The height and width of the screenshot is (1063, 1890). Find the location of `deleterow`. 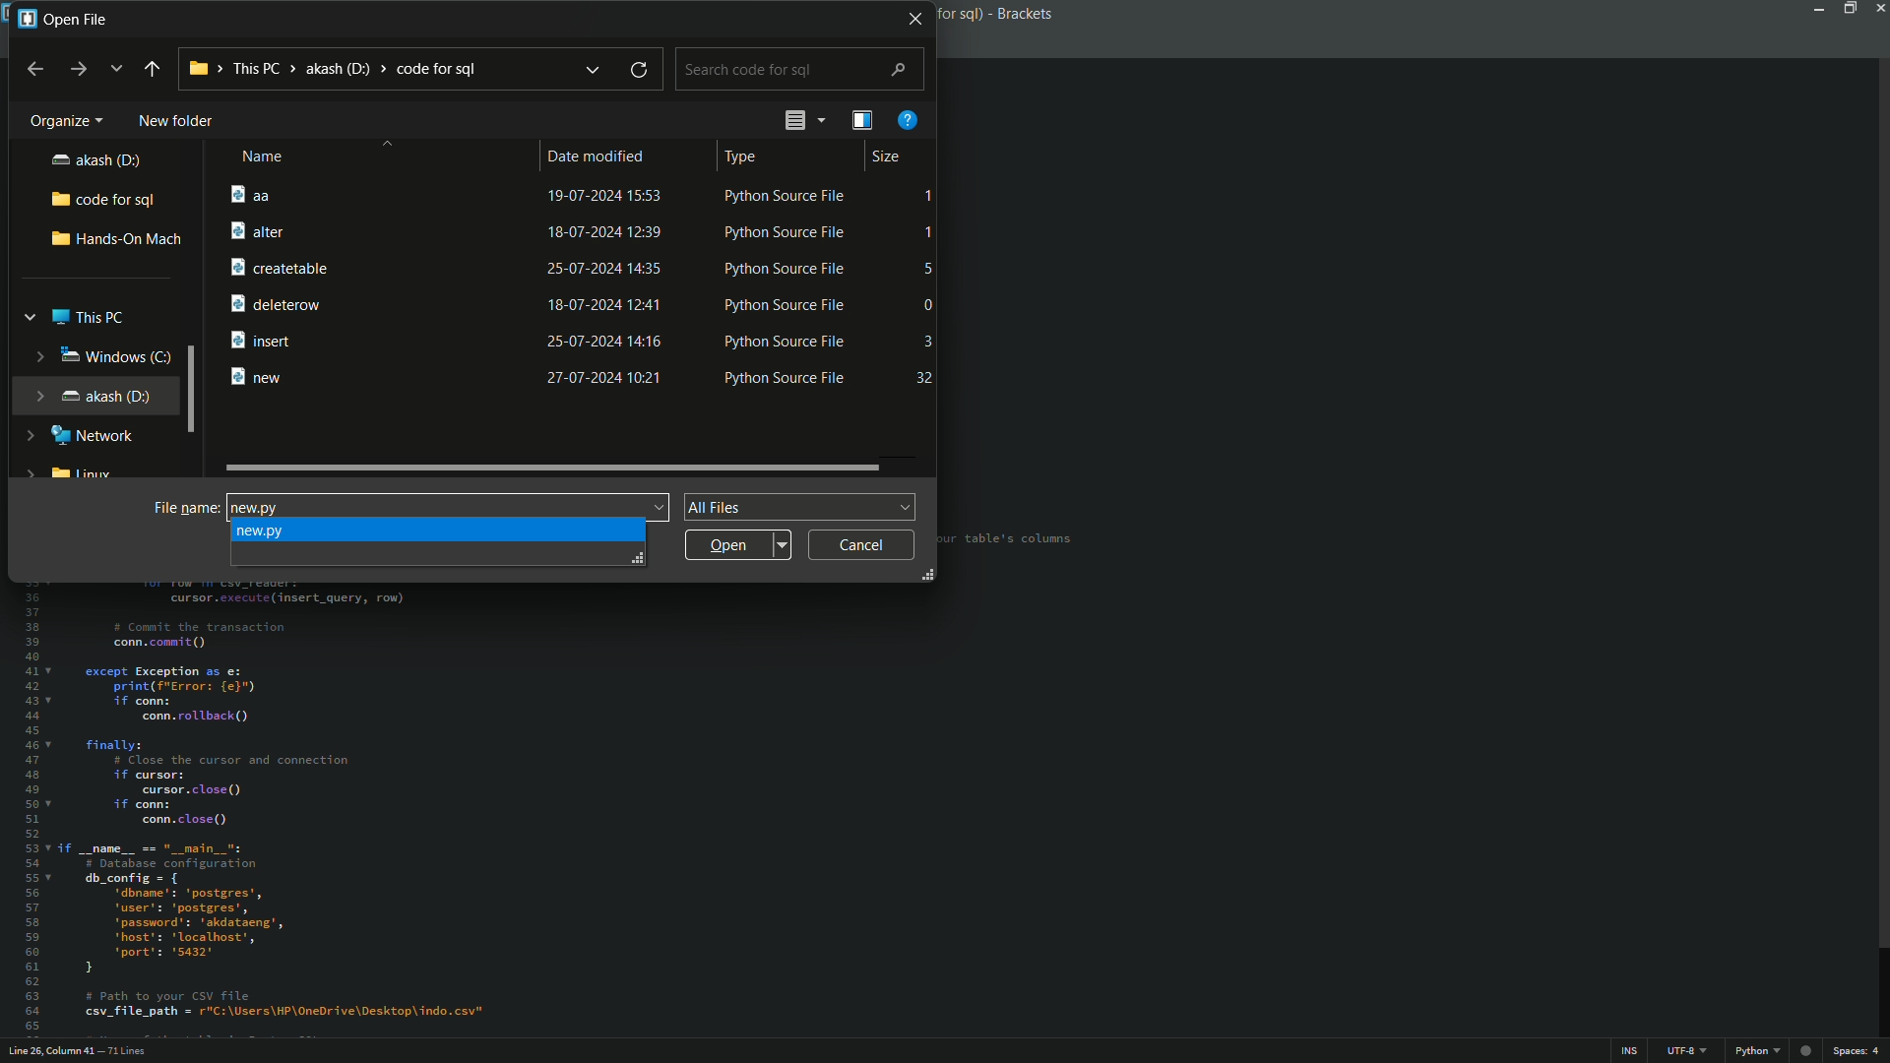

deleterow is located at coordinates (282, 303).